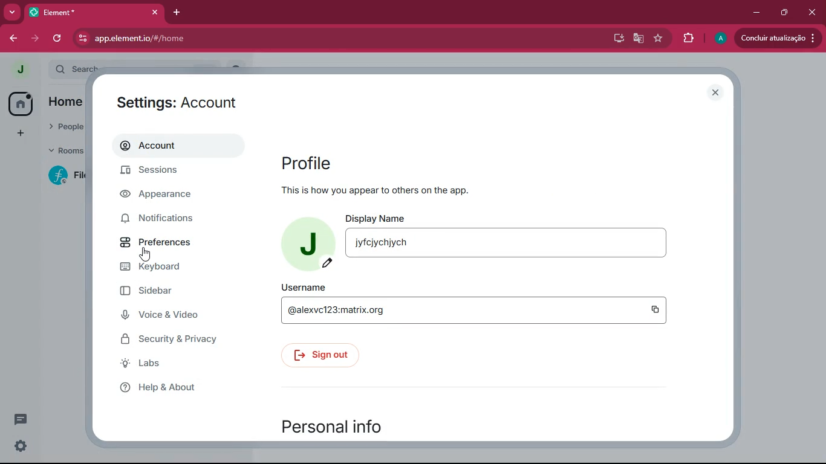  I want to click on update, so click(778, 37).